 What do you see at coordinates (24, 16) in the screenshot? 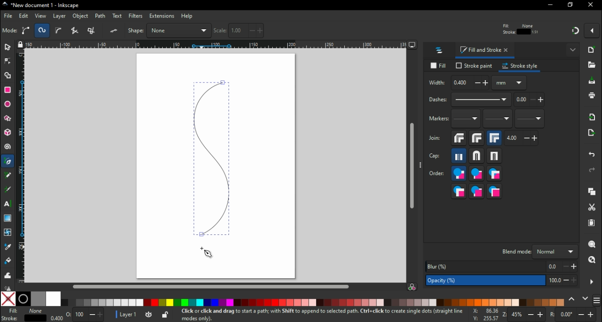
I see `edit` at bounding box center [24, 16].